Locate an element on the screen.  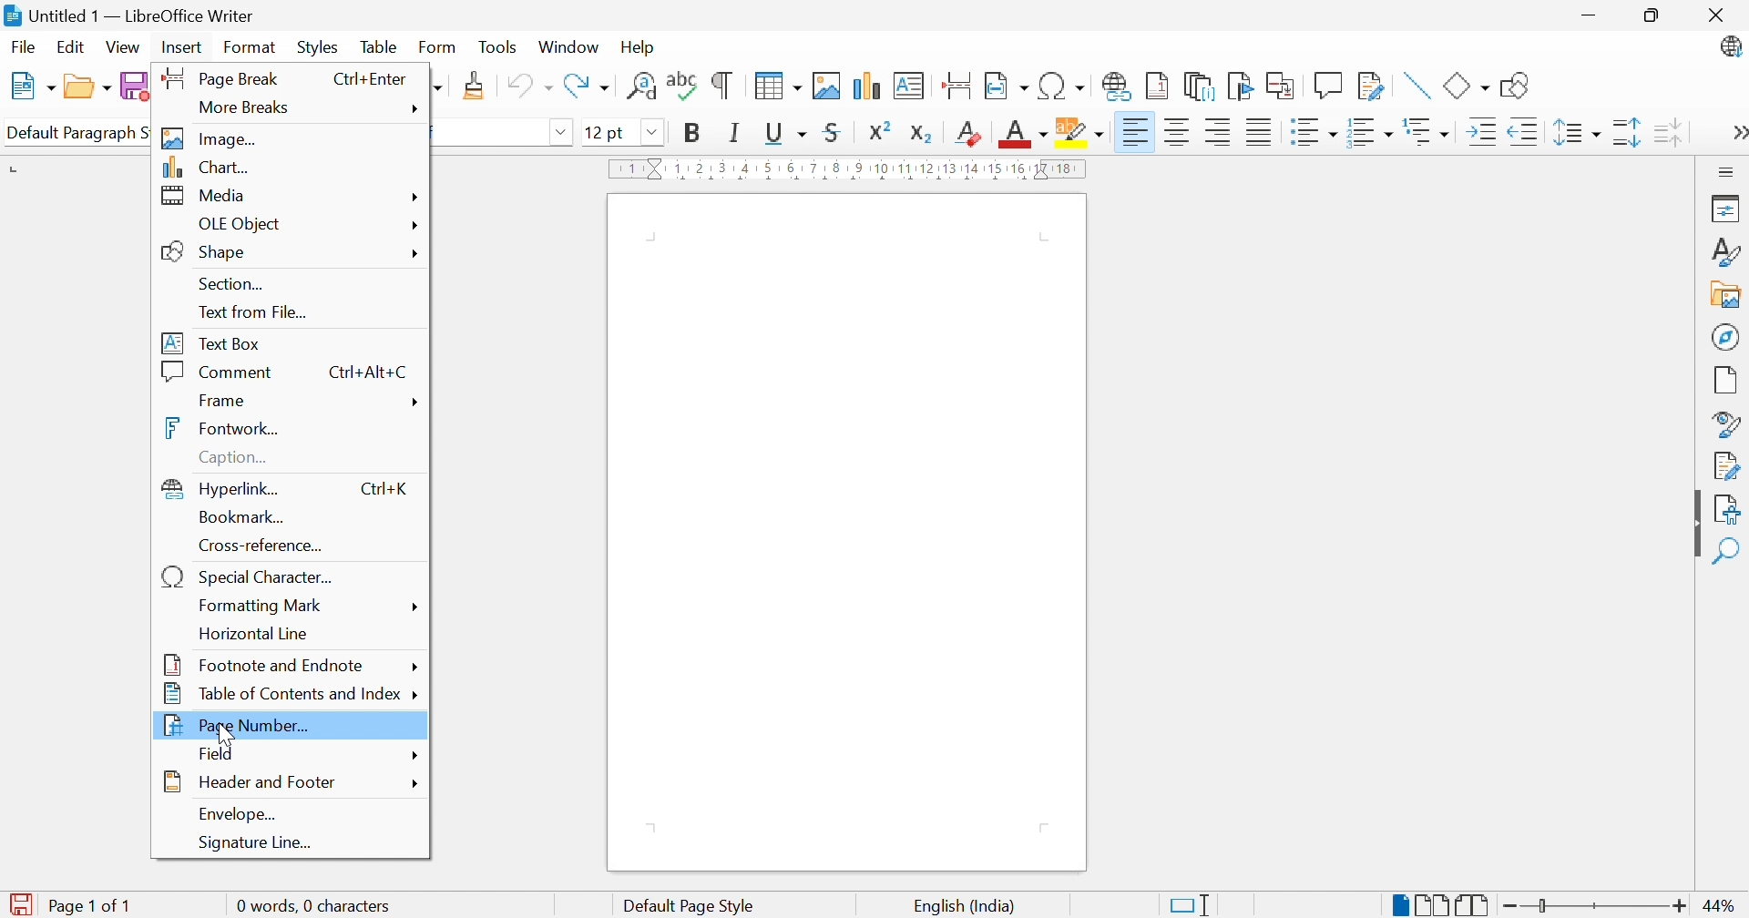
Sidebar settings is located at coordinates (1730, 170).